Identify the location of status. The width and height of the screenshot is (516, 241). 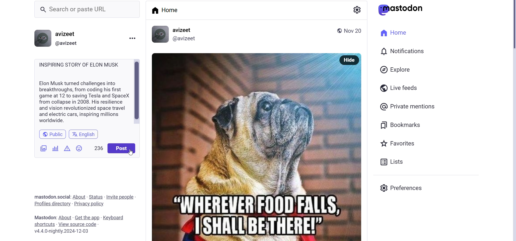
(95, 197).